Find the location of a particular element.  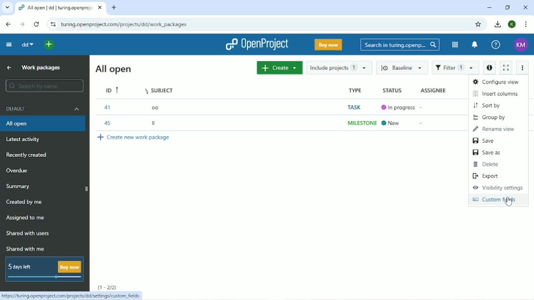

OpenProject is located at coordinates (257, 44).